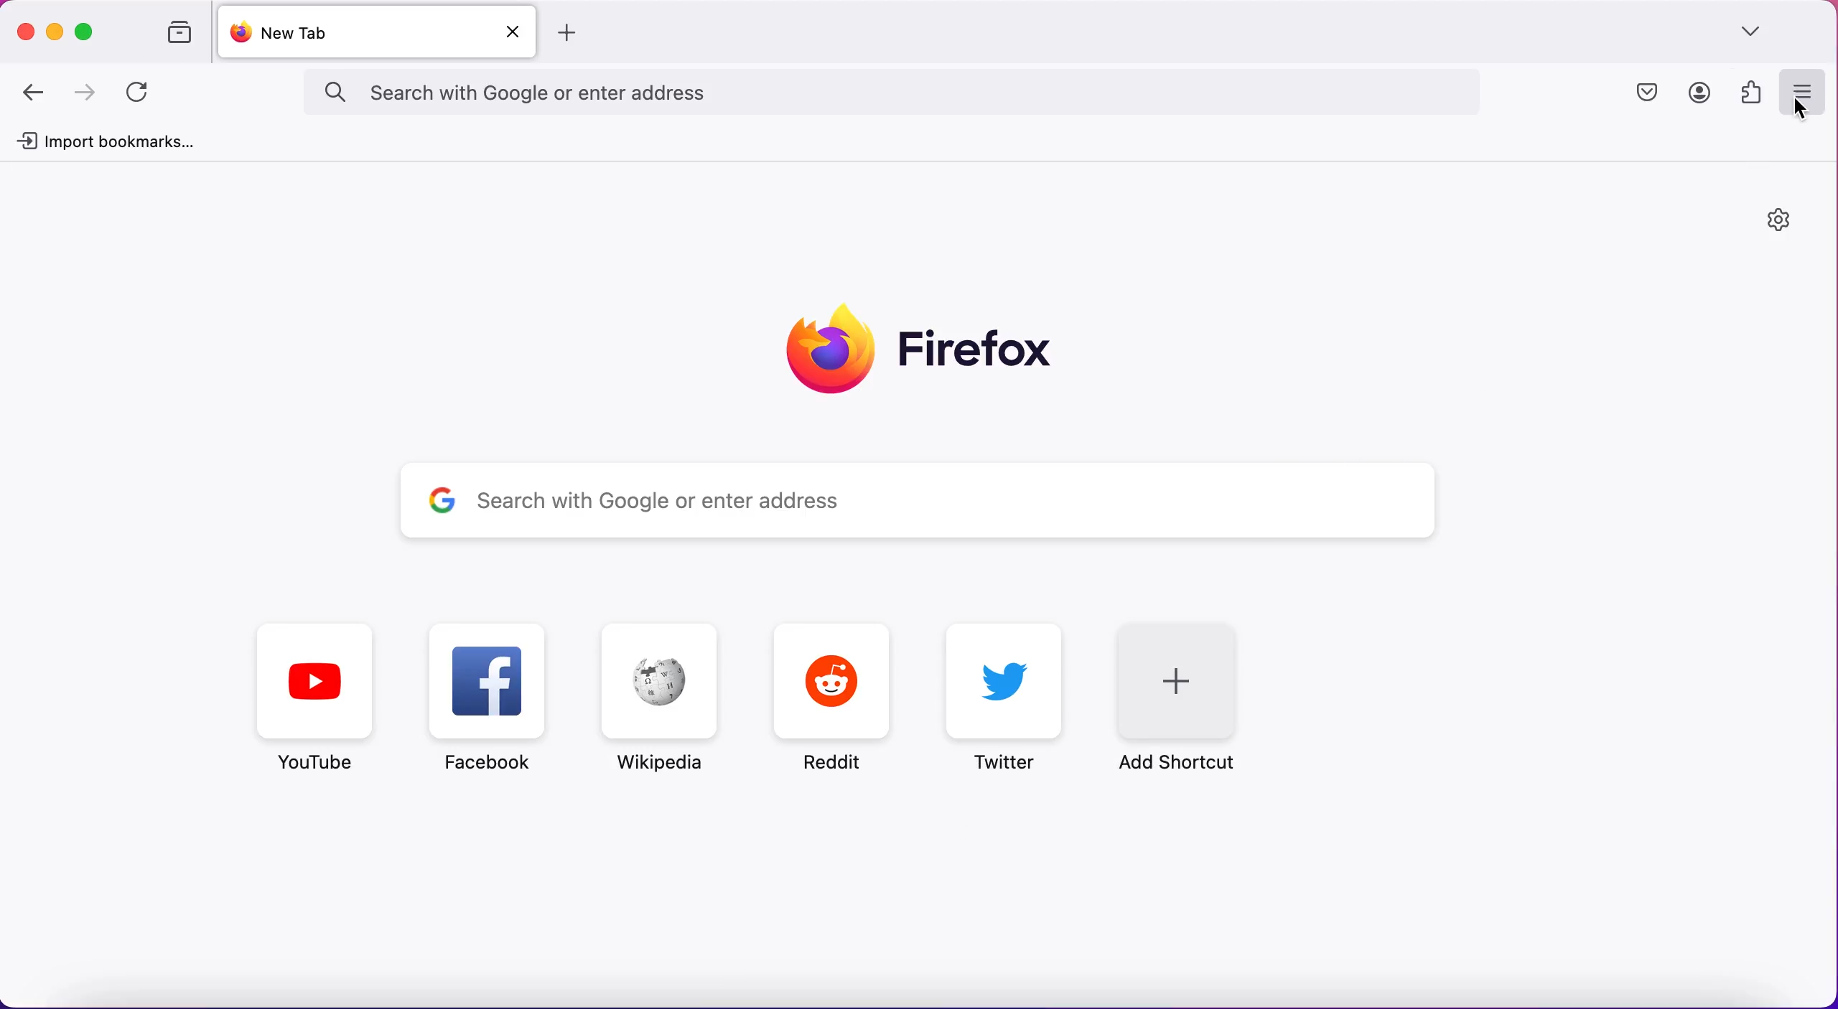 The image size is (1838, 1009). I want to click on save to pocket, so click(1651, 93).